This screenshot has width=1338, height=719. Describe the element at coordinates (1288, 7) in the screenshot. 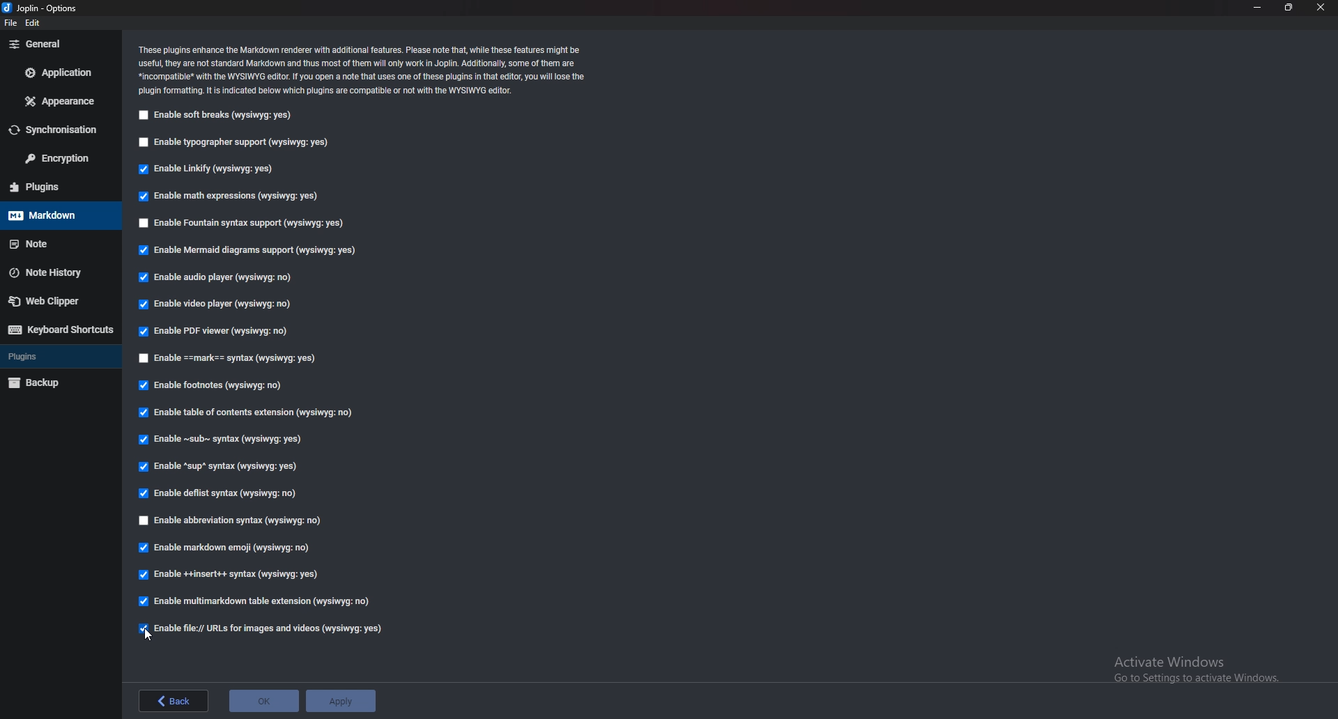

I see `Resize` at that location.